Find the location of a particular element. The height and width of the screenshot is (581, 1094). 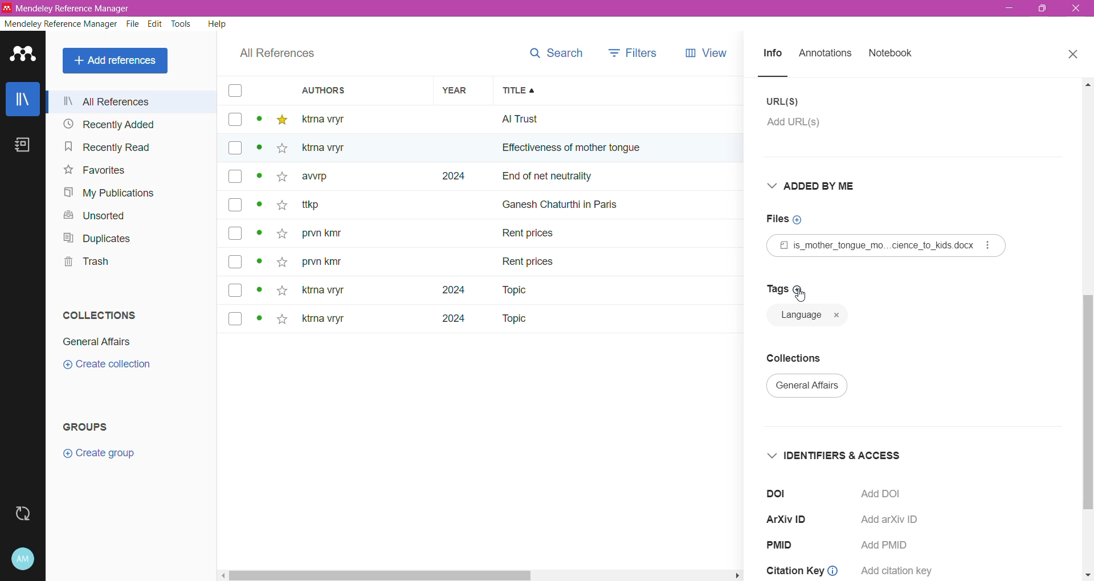

ktna vryt  is located at coordinates (321, 291).